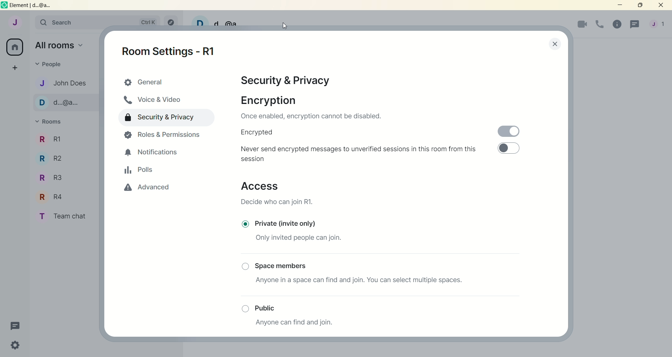 The height and width of the screenshot is (357, 672). What do you see at coordinates (599, 25) in the screenshot?
I see `voice call` at bounding box center [599, 25].